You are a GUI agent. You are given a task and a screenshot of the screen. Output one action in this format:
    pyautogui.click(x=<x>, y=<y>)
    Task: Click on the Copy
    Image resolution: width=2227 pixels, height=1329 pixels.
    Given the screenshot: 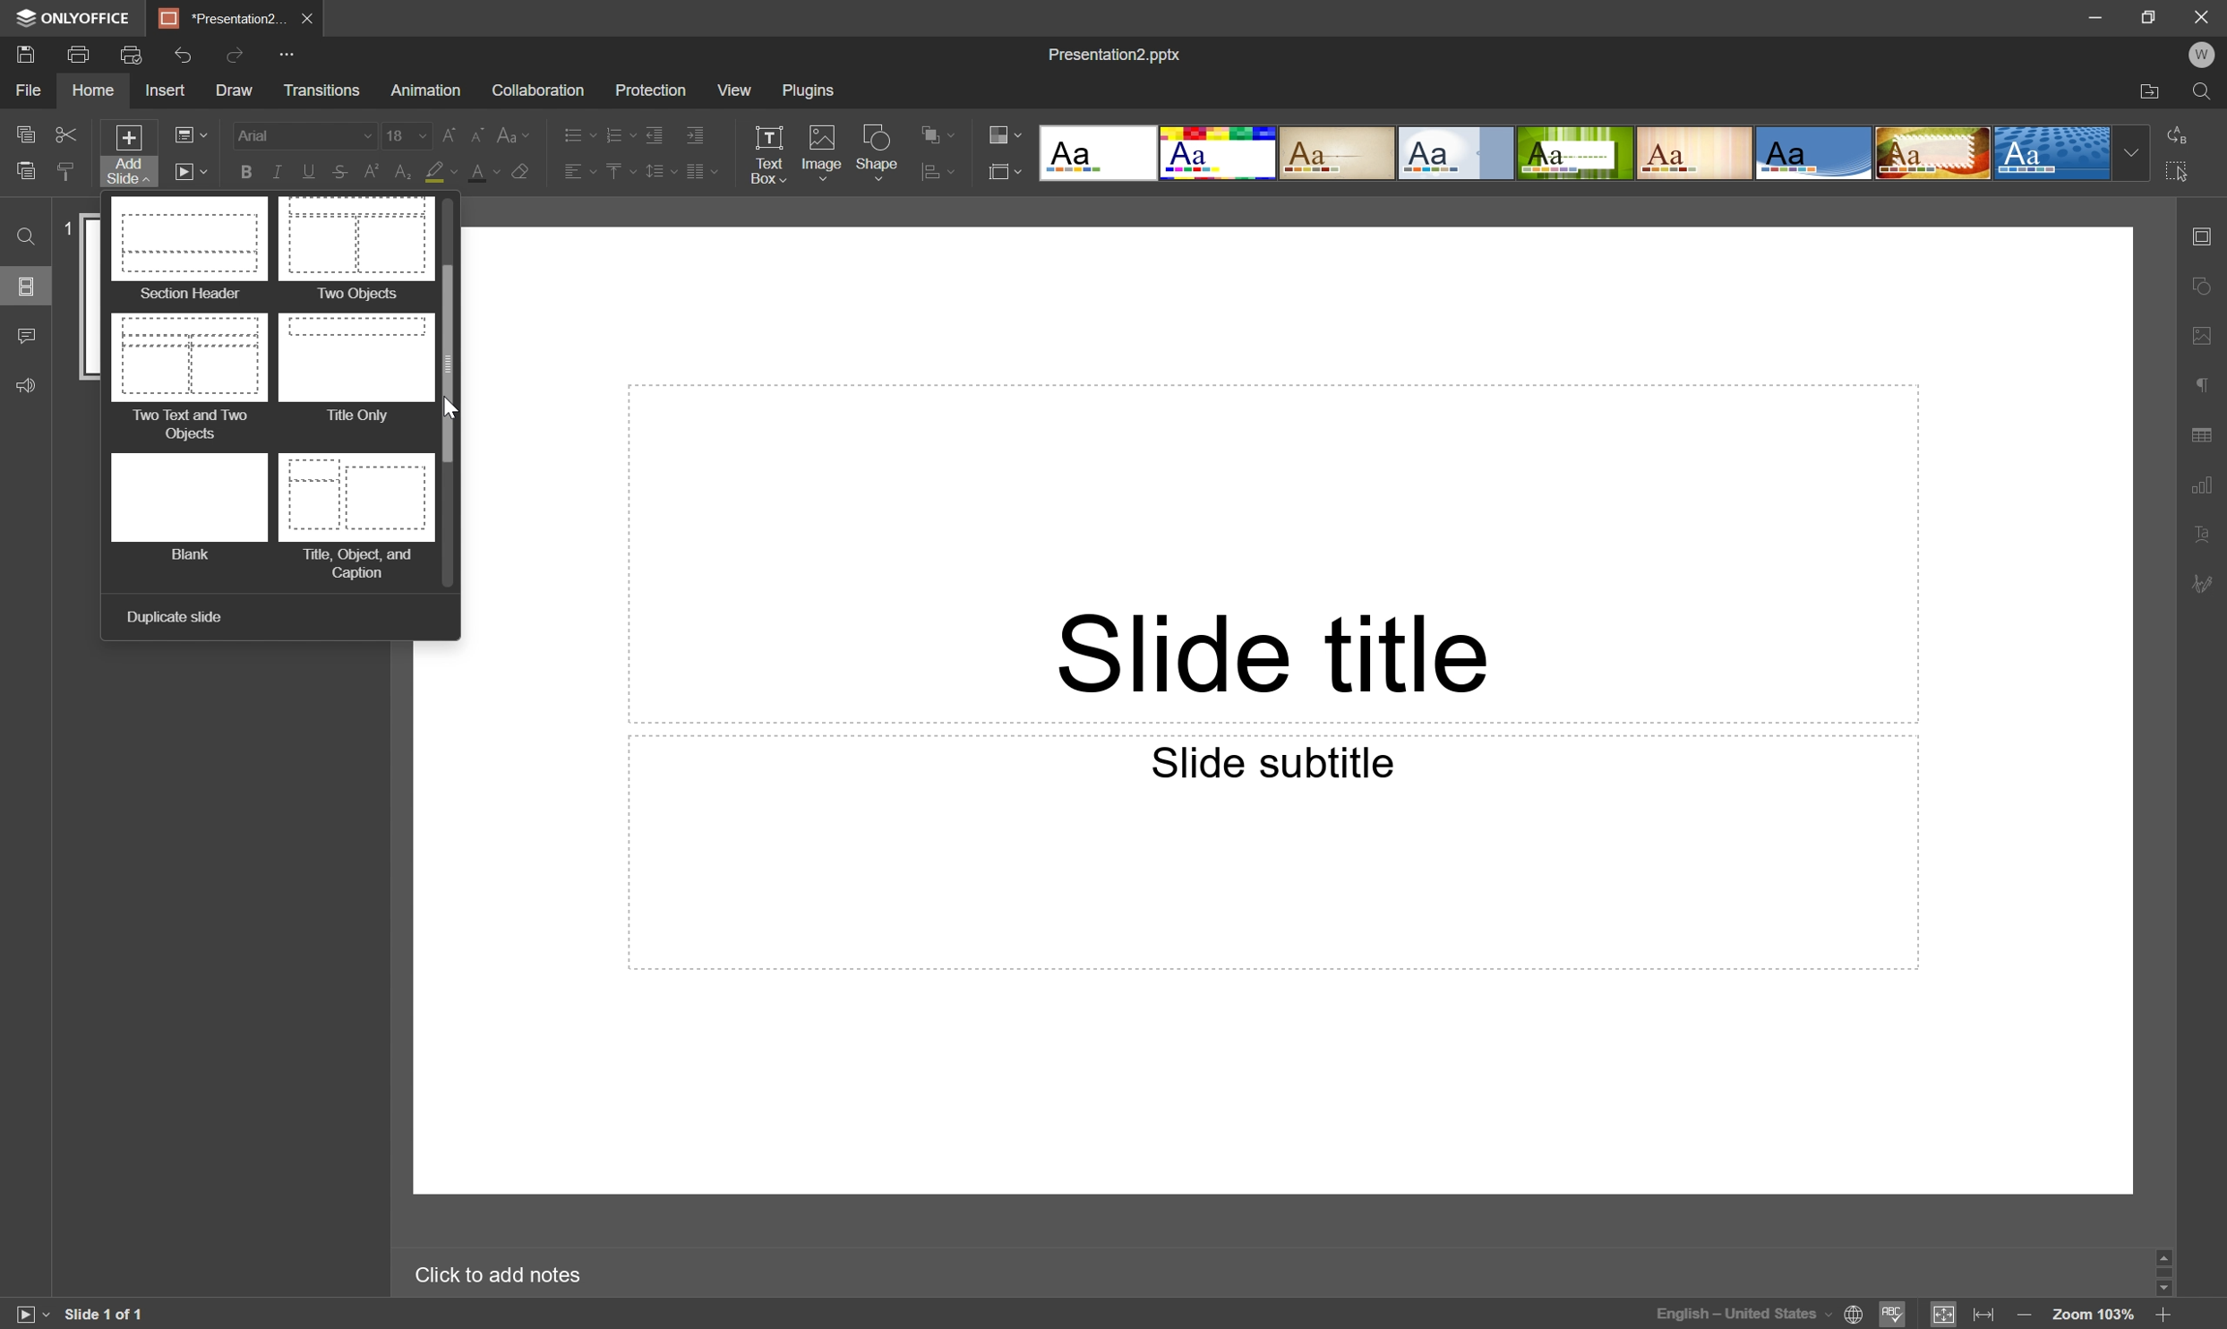 What is the action you would take?
    pyautogui.click(x=28, y=133)
    